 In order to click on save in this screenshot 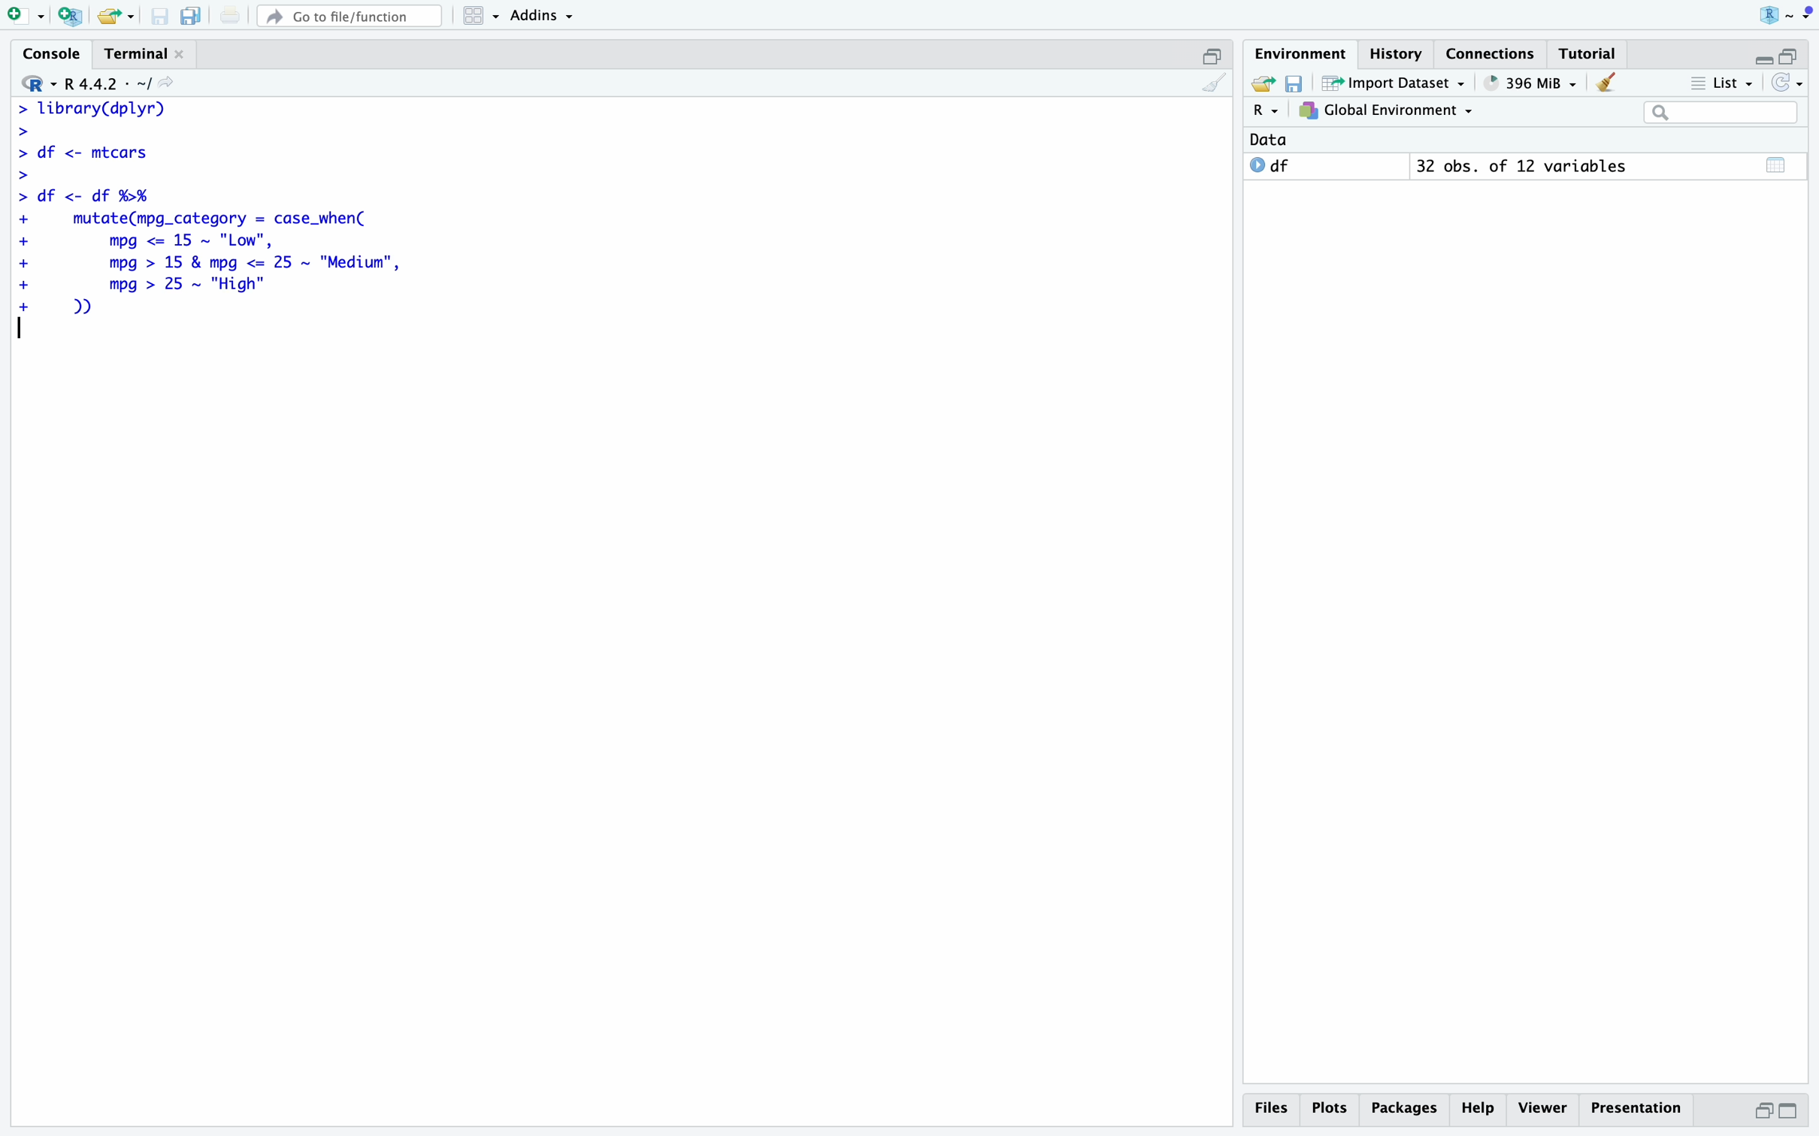, I will do `click(159, 17)`.